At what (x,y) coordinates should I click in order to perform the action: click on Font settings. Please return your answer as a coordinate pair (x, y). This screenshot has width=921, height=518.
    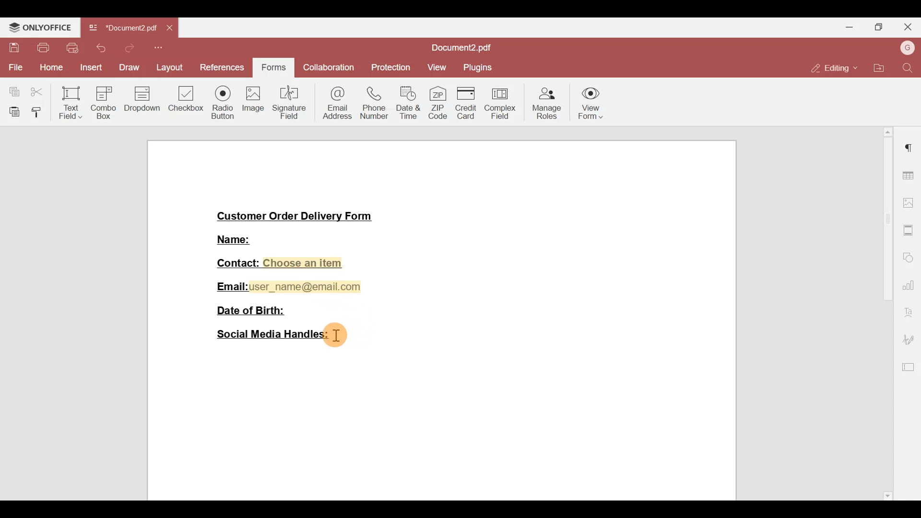
    Looking at the image, I should click on (912, 312).